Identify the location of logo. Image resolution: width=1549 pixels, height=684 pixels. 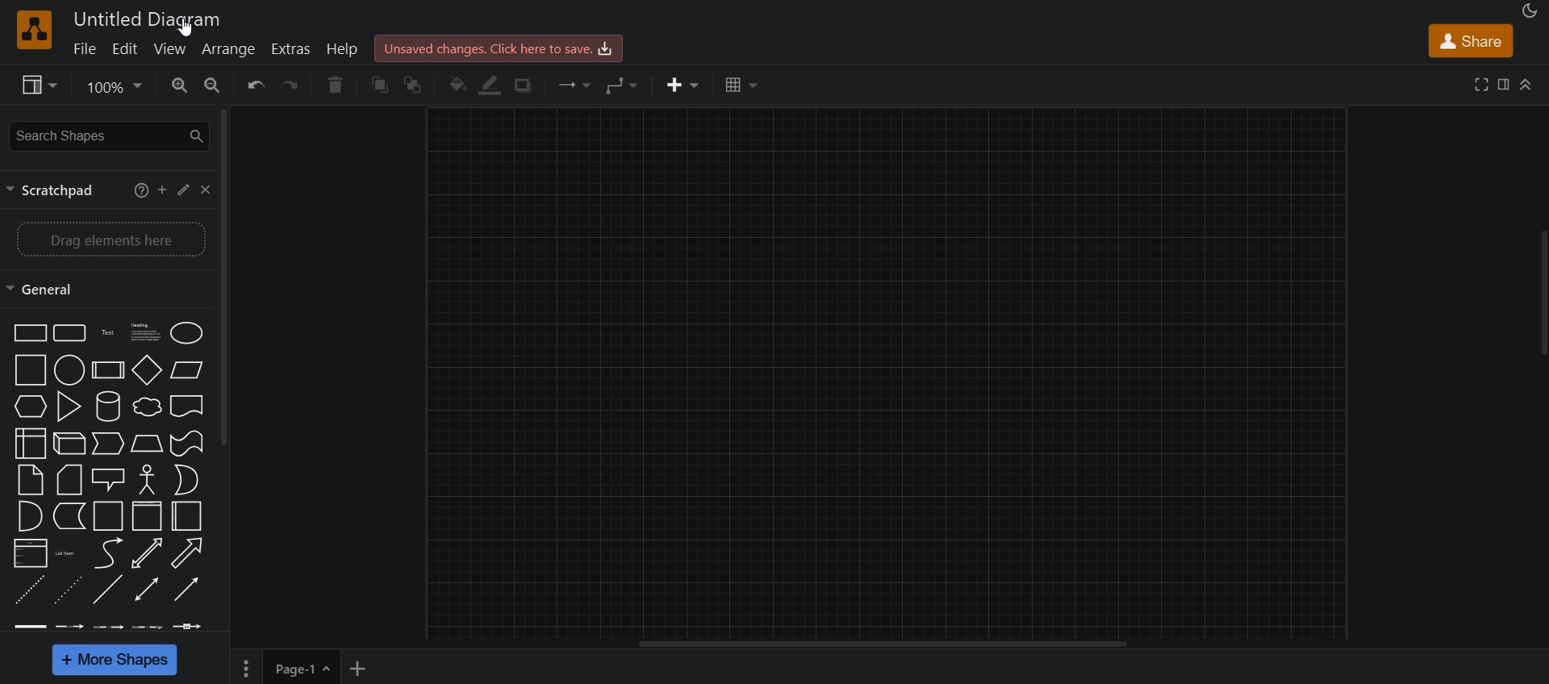
(35, 30).